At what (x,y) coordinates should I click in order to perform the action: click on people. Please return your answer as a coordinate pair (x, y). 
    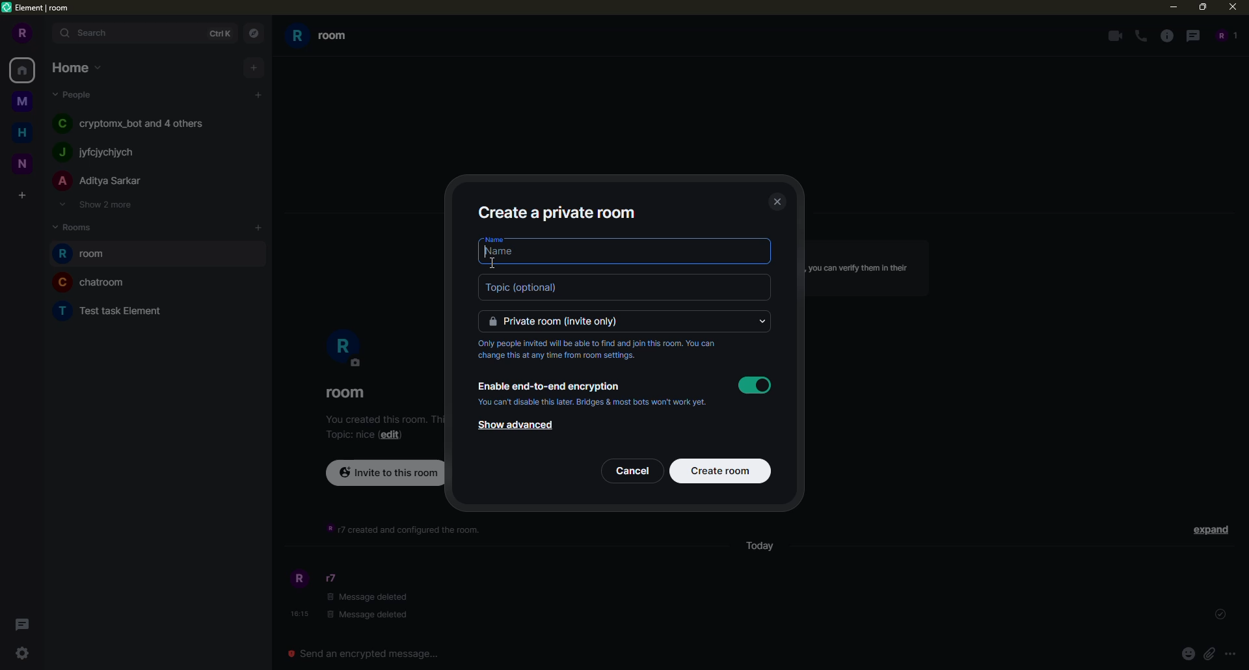
    Looking at the image, I should click on (1226, 34).